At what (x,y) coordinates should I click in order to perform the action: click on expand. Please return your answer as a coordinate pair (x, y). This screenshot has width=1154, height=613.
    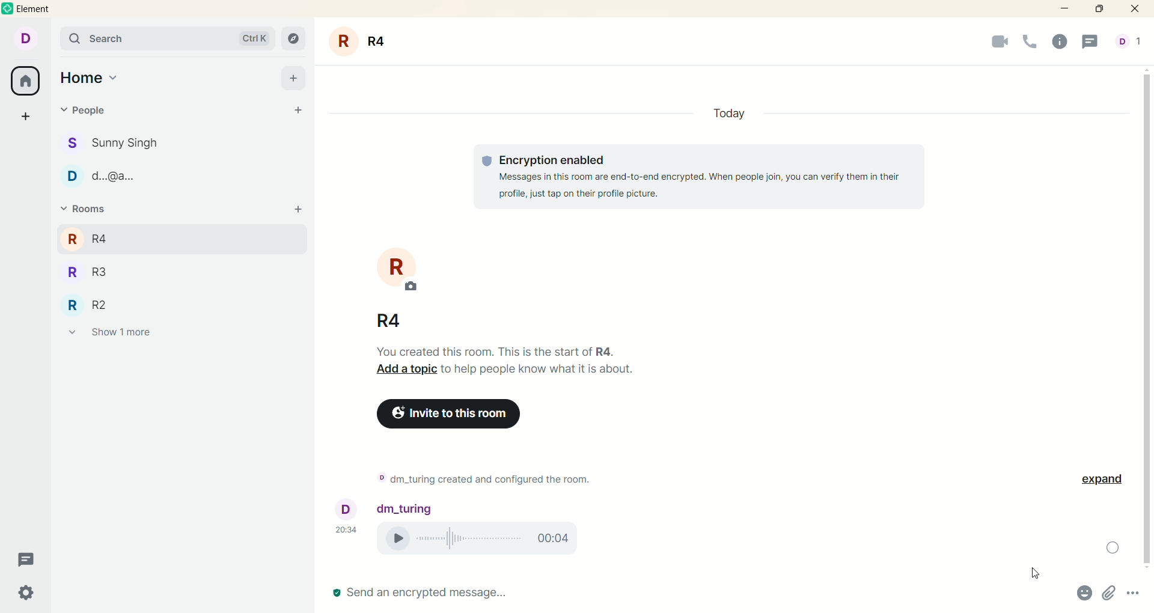
    Looking at the image, I should click on (1115, 548).